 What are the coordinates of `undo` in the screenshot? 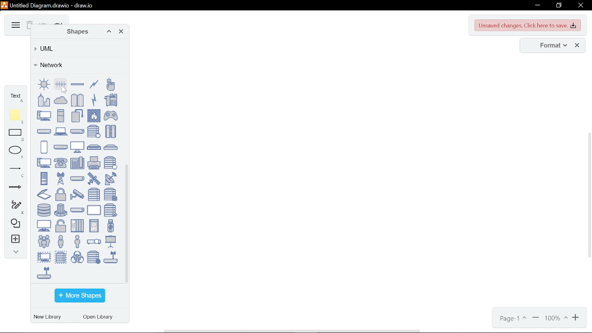 It's located at (43, 23).